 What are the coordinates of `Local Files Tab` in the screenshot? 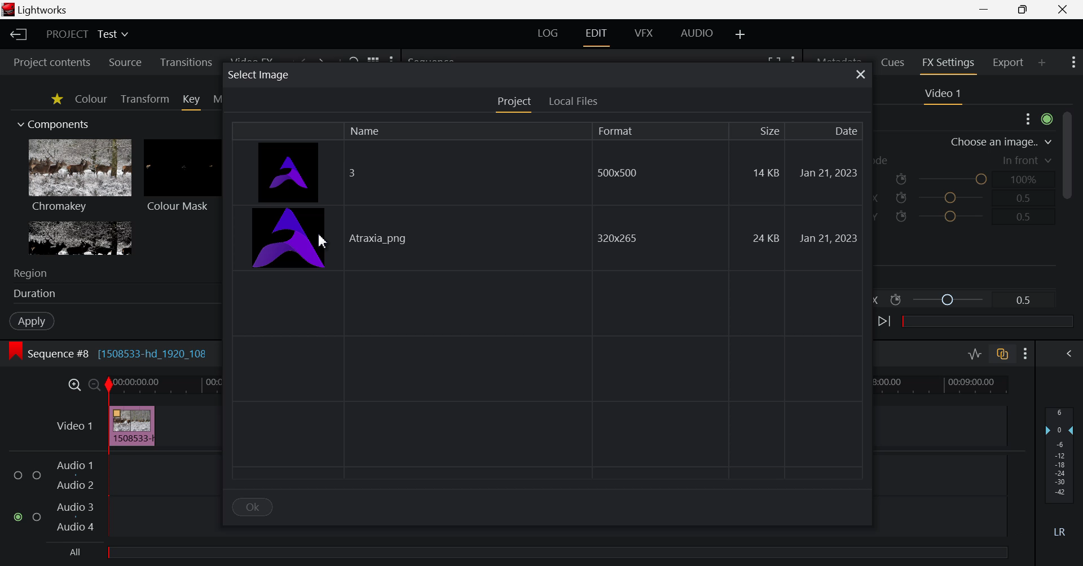 It's located at (571, 102).